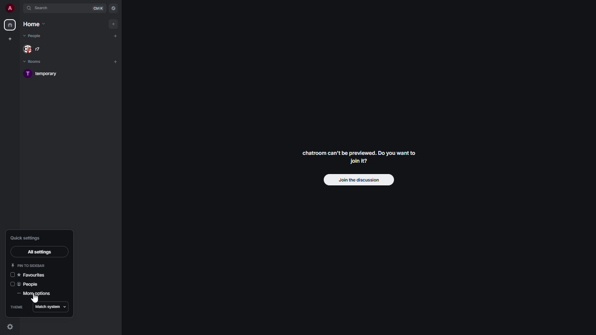 The height and width of the screenshot is (335, 596). I want to click on cursor, so click(34, 299).